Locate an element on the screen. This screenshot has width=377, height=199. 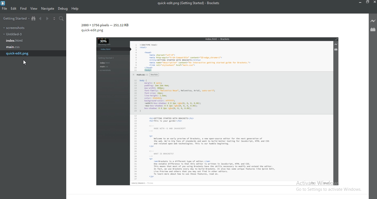
backward is located at coordinates (41, 19).